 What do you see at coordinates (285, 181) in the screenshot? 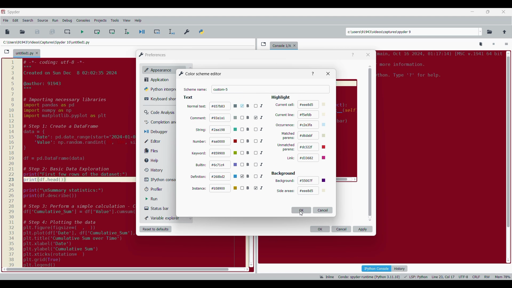
I see `background` at bounding box center [285, 181].